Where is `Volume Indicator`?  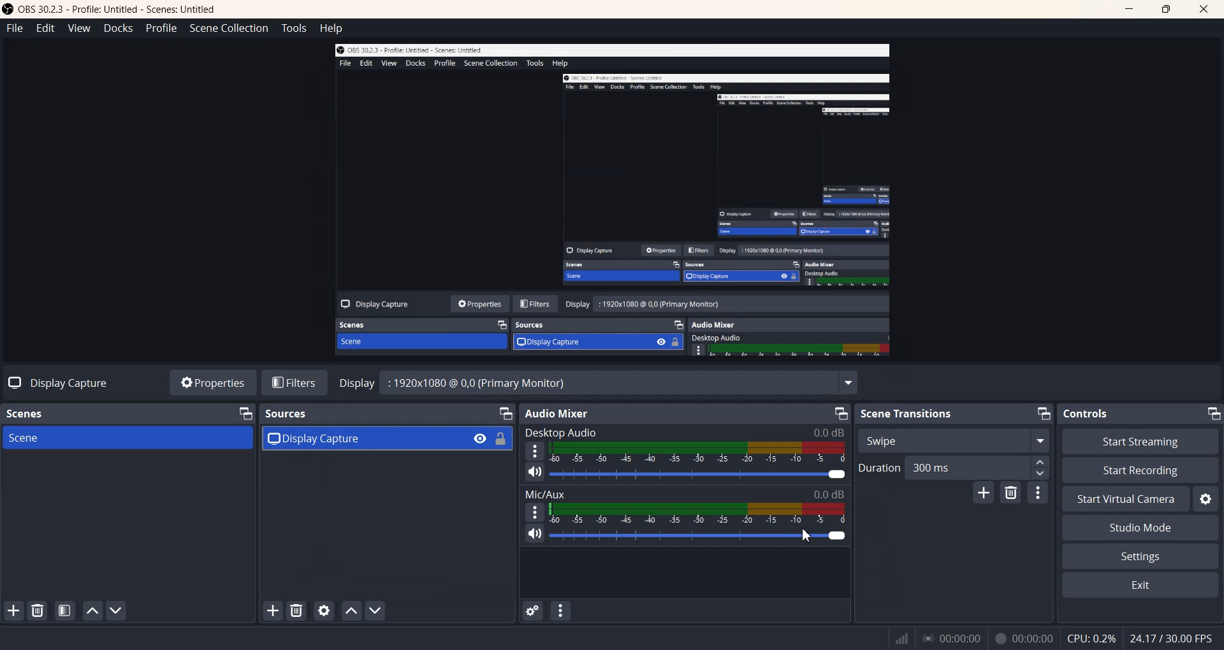 Volume Indicator is located at coordinates (697, 513).